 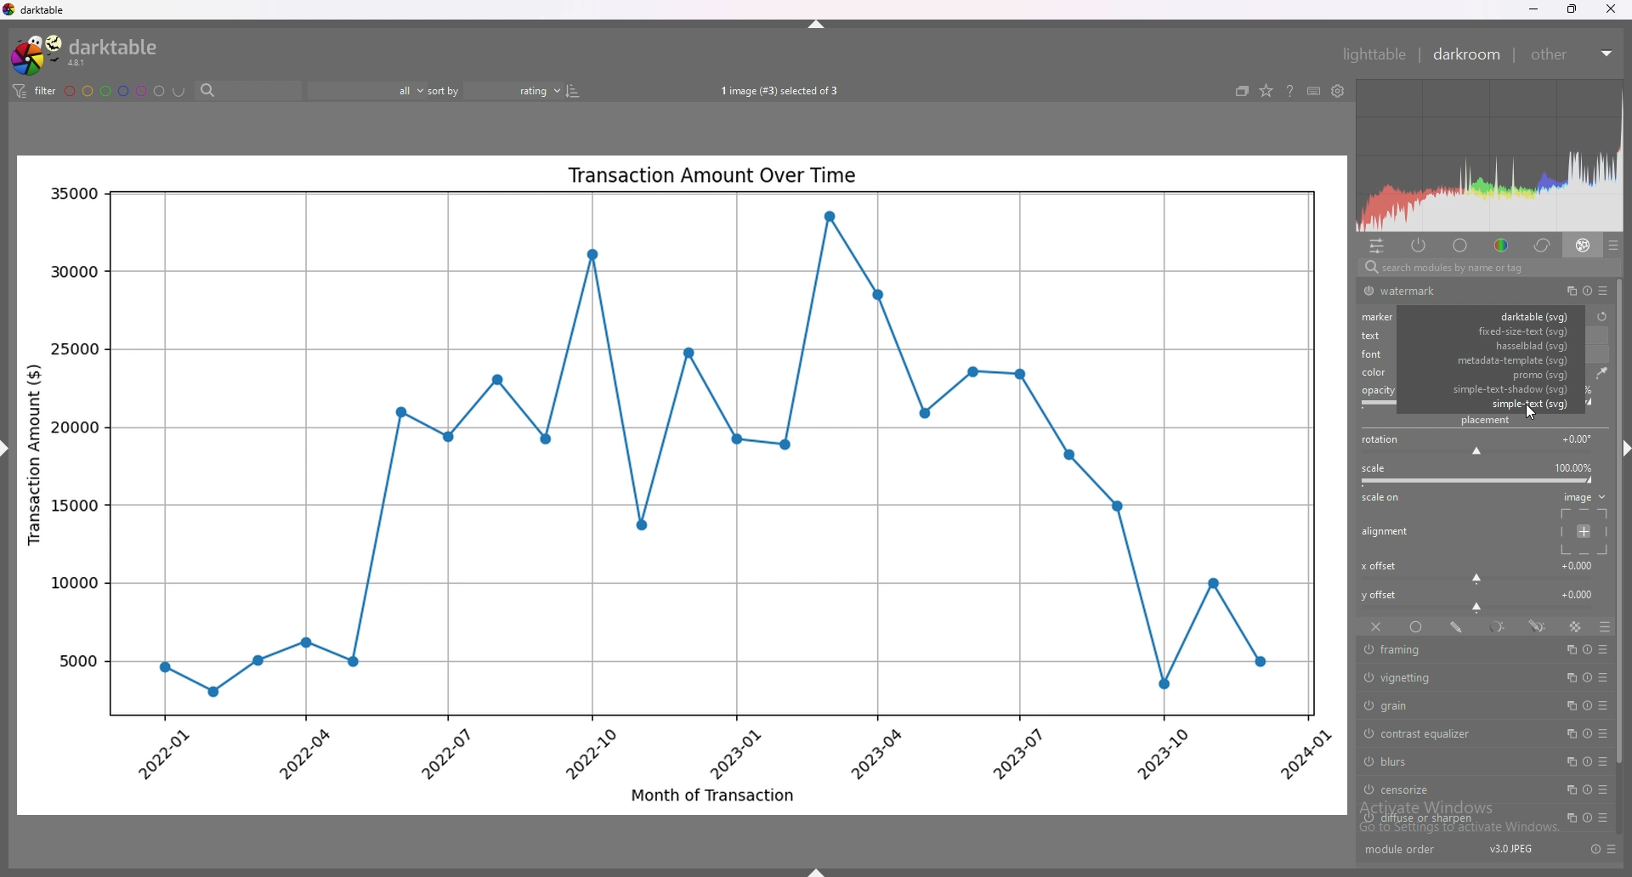 What do you see at coordinates (1497, 331) in the screenshot?
I see `fixed size text svg` at bounding box center [1497, 331].